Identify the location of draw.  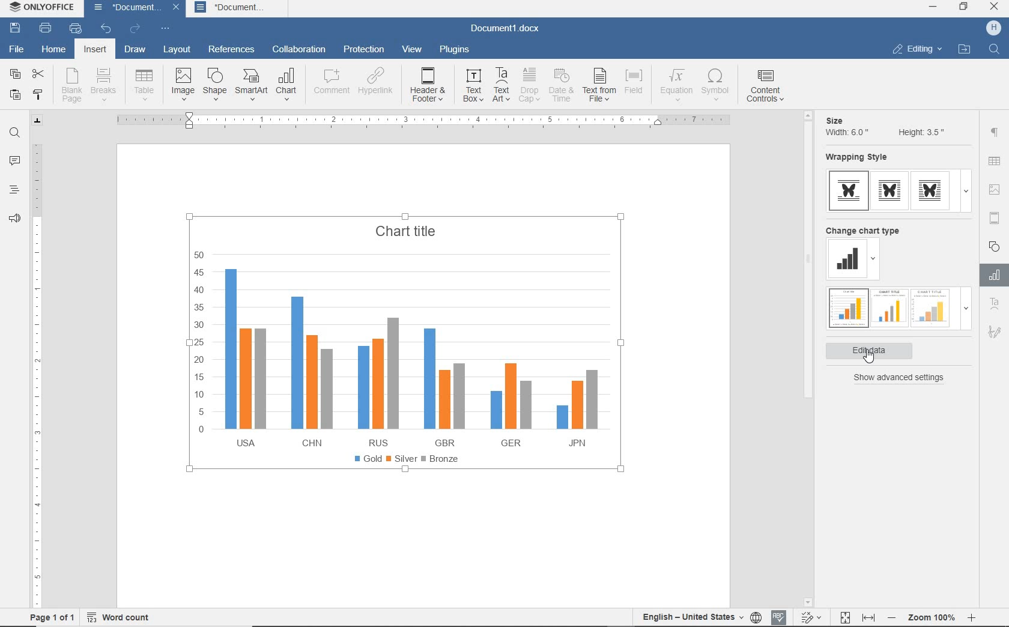
(136, 51).